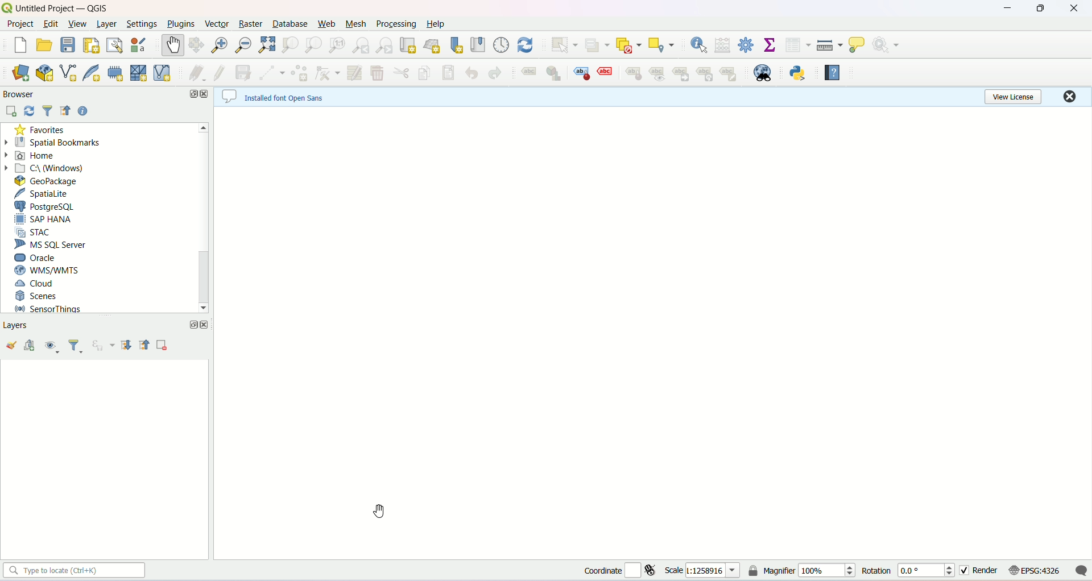 Image resolution: width=1092 pixels, height=581 pixels. I want to click on rotate label, so click(705, 74).